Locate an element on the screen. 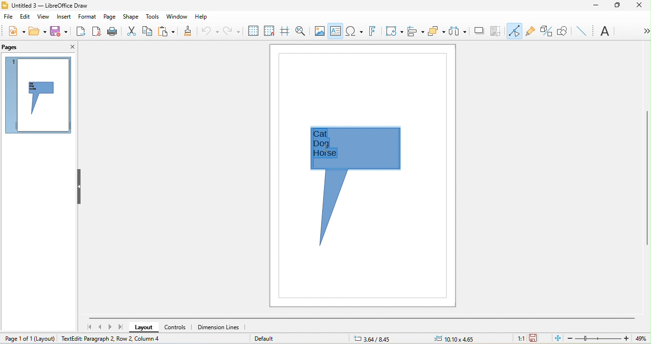 This screenshot has height=344, width=651. hide is located at coordinates (78, 187).